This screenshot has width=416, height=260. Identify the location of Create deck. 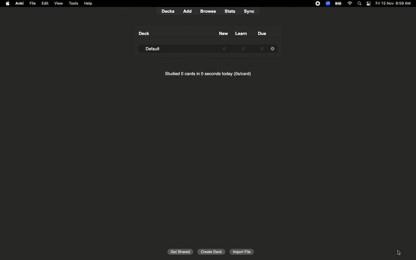
(211, 252).